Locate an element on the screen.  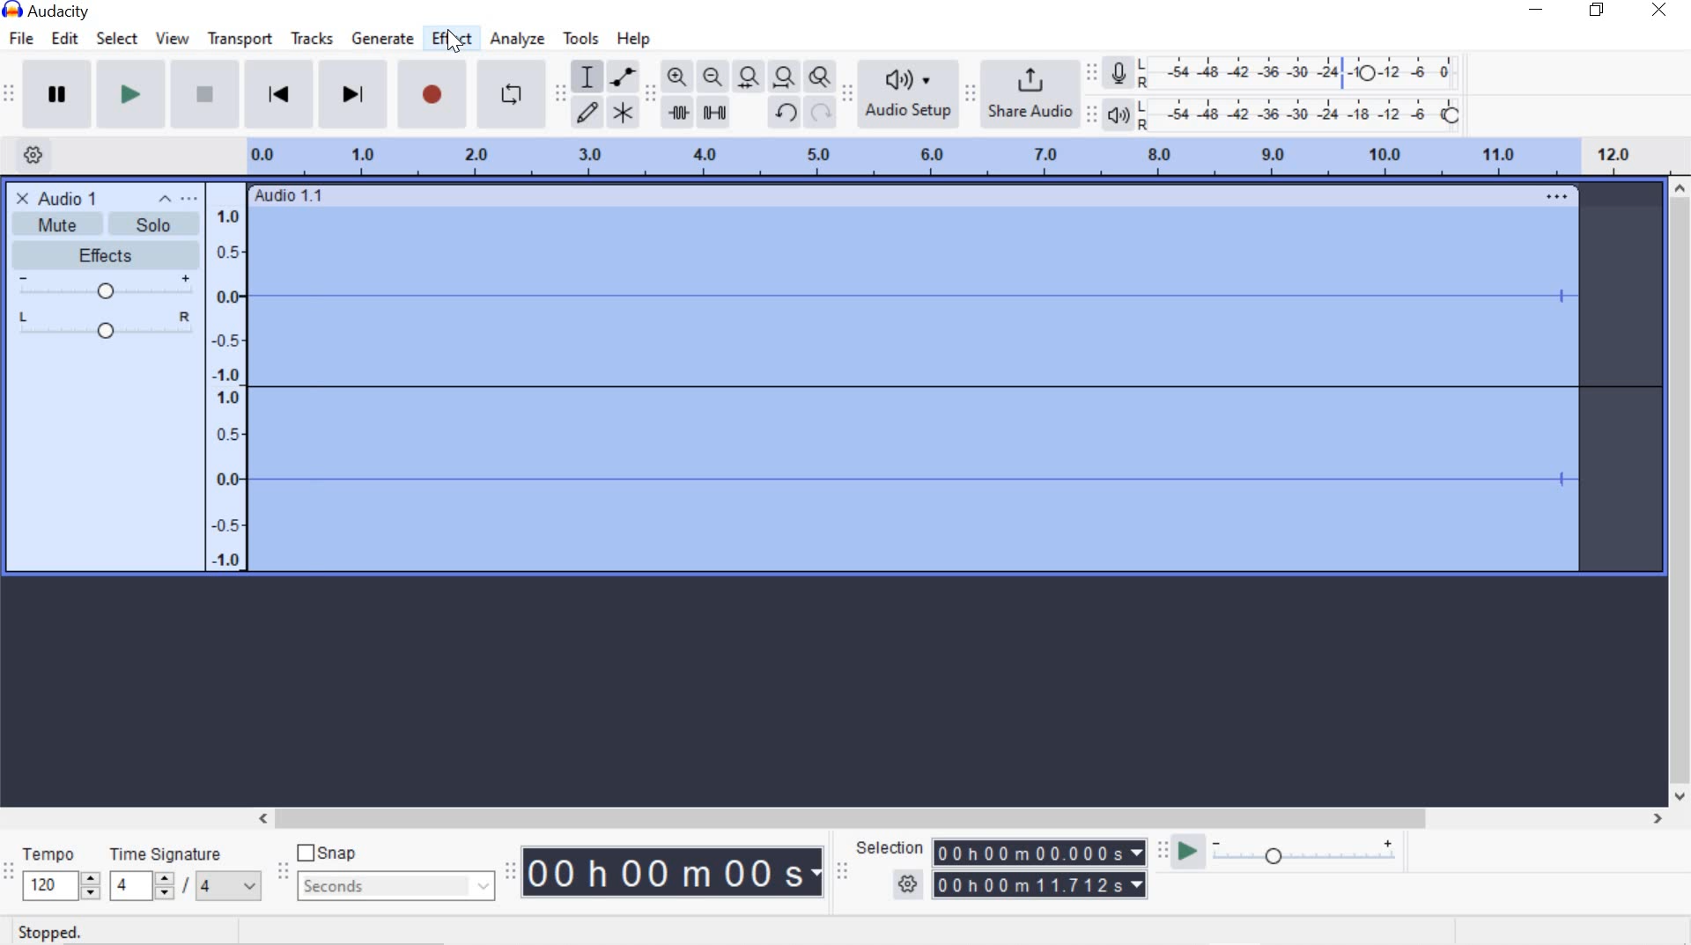
scrollbar is located at coordinates (1680, 492).